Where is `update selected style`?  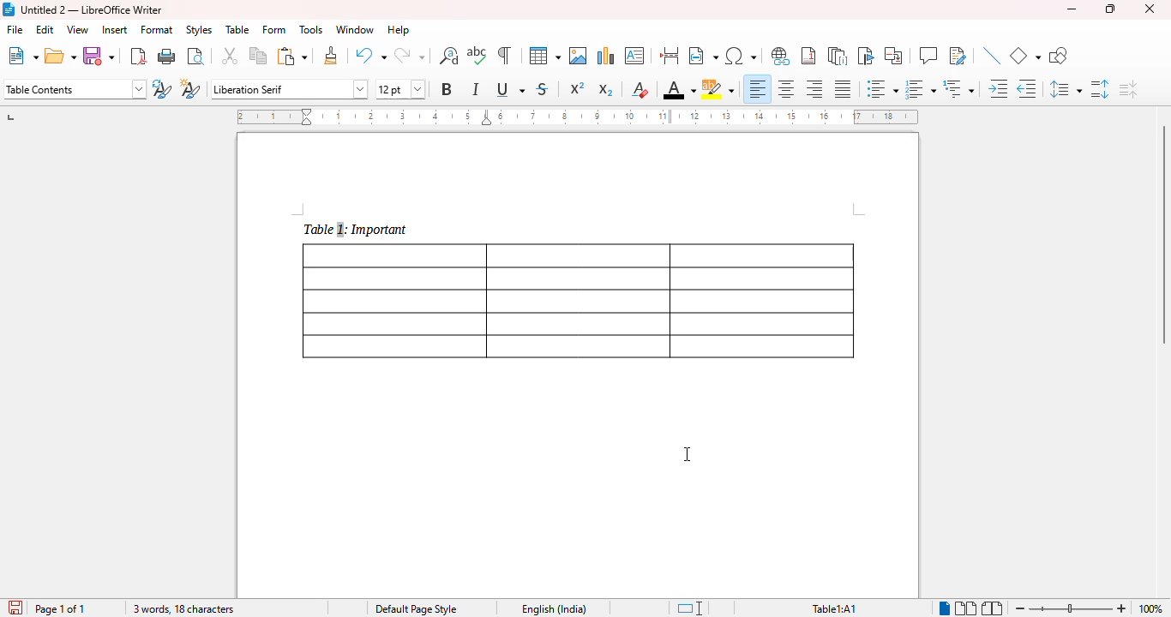
update selected style is located at coordinates (161, 88).